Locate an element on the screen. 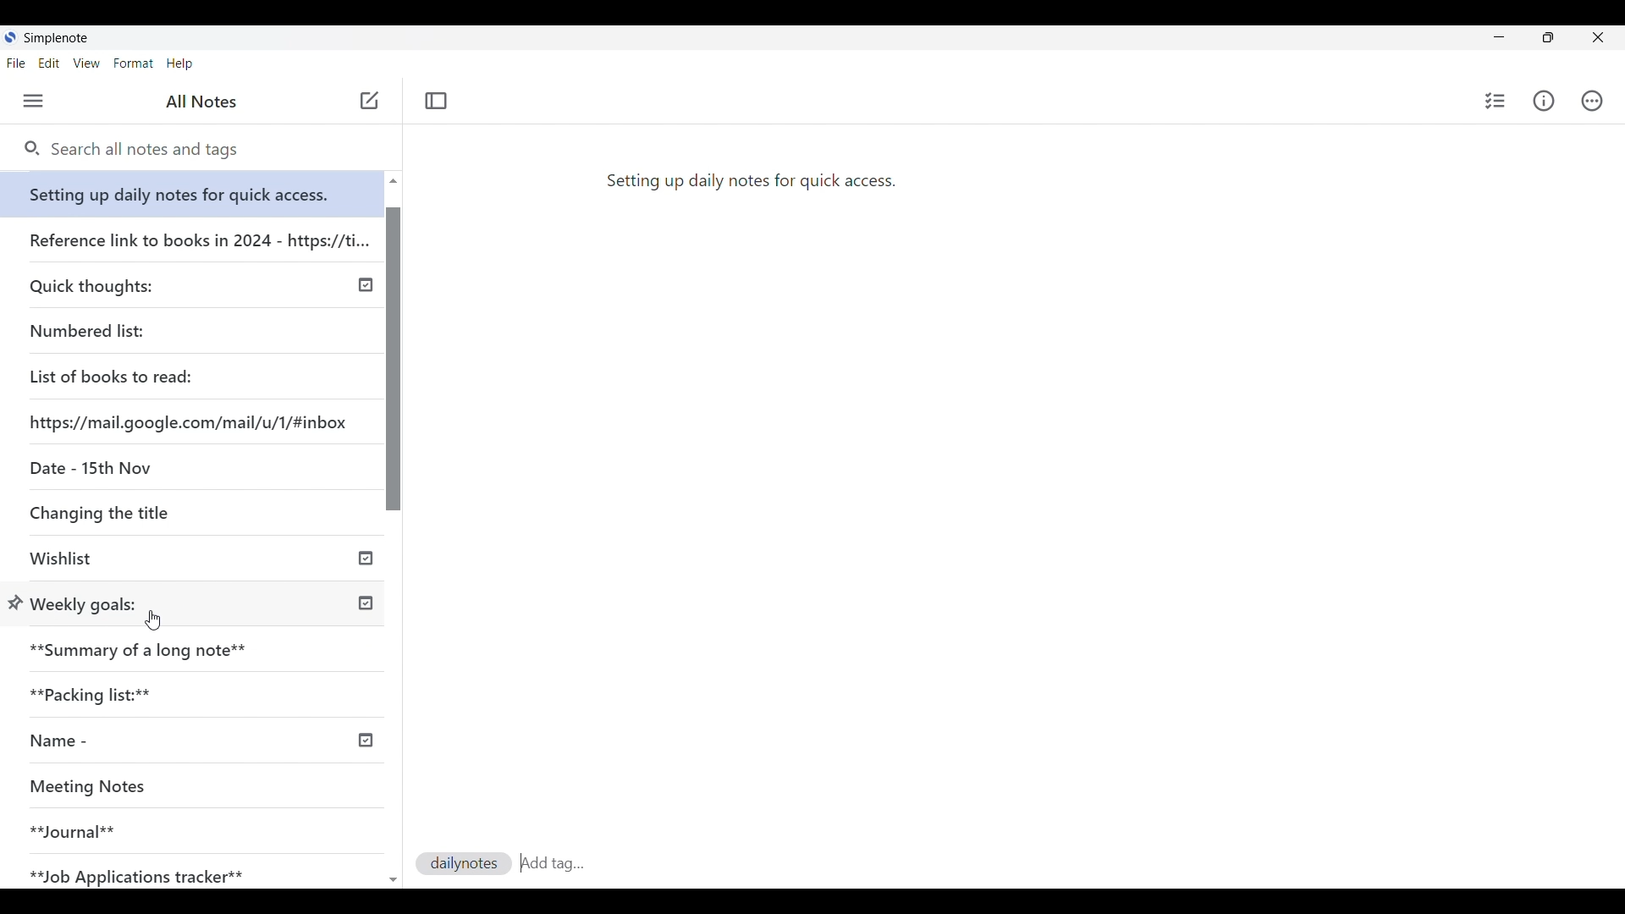  Meeting Notes is located at coordinates (171, 788).